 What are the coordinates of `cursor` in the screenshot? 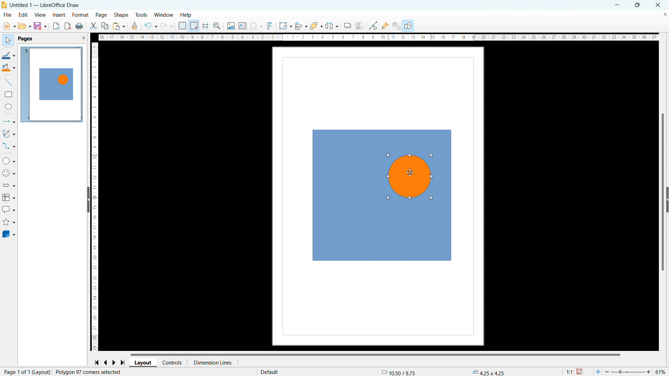 It's located at (413, 174).